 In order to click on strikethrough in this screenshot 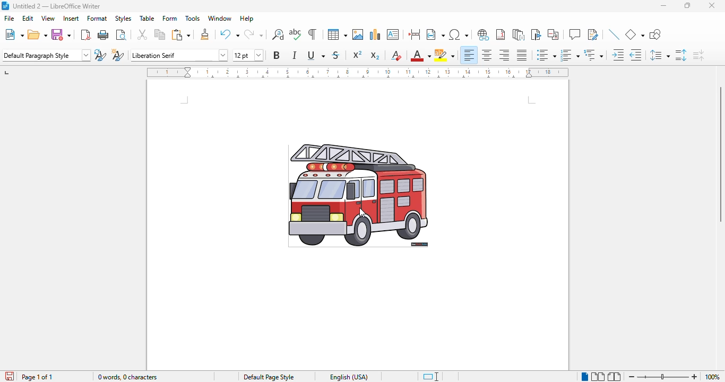, I will do `click(336, 55)`.